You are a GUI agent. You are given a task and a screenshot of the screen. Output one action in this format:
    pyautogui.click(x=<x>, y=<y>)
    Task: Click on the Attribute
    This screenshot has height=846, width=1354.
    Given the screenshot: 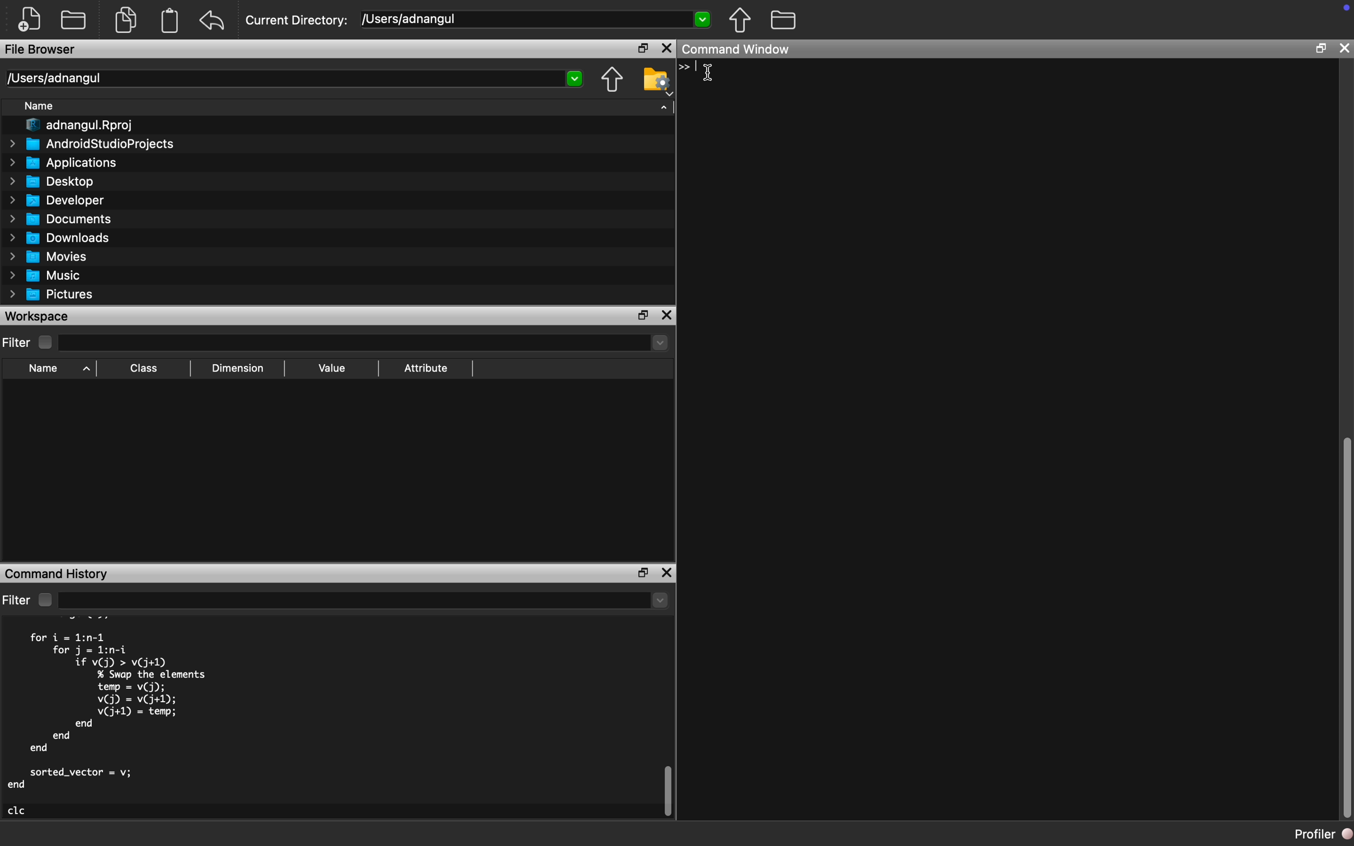 What is the action you would take?
    pyautogui.click(x=425, y=368)
    